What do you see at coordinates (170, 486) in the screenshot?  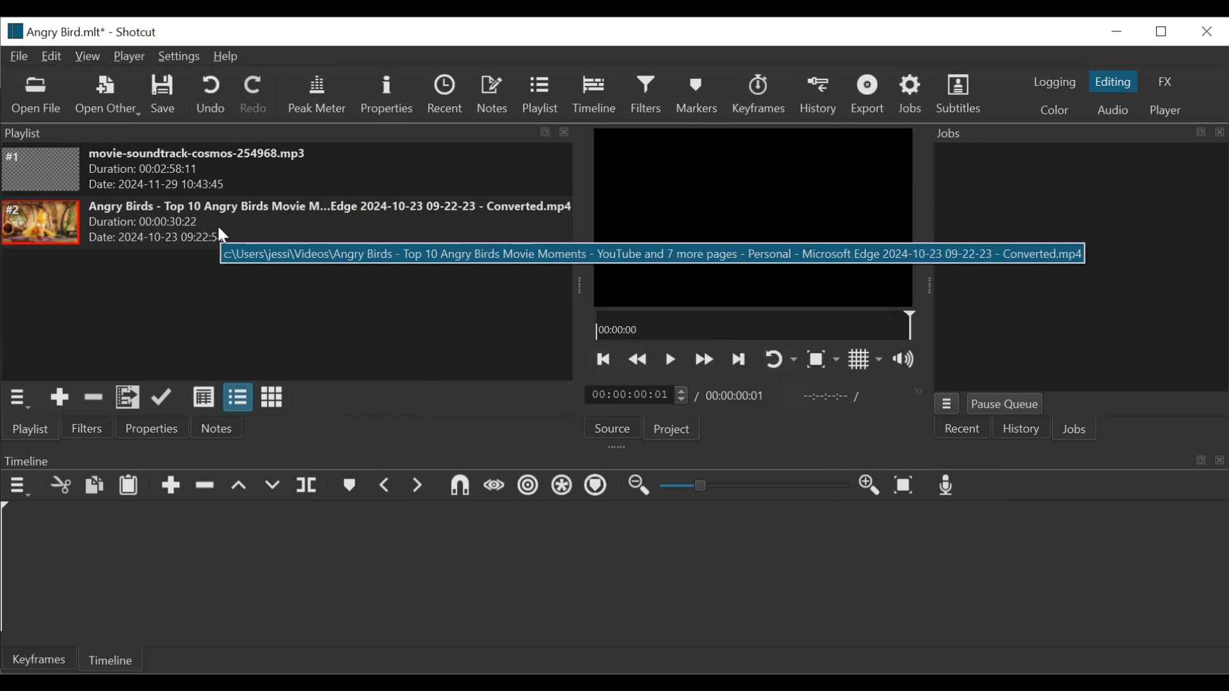 I see `Append` at bounding box center [170, 486].